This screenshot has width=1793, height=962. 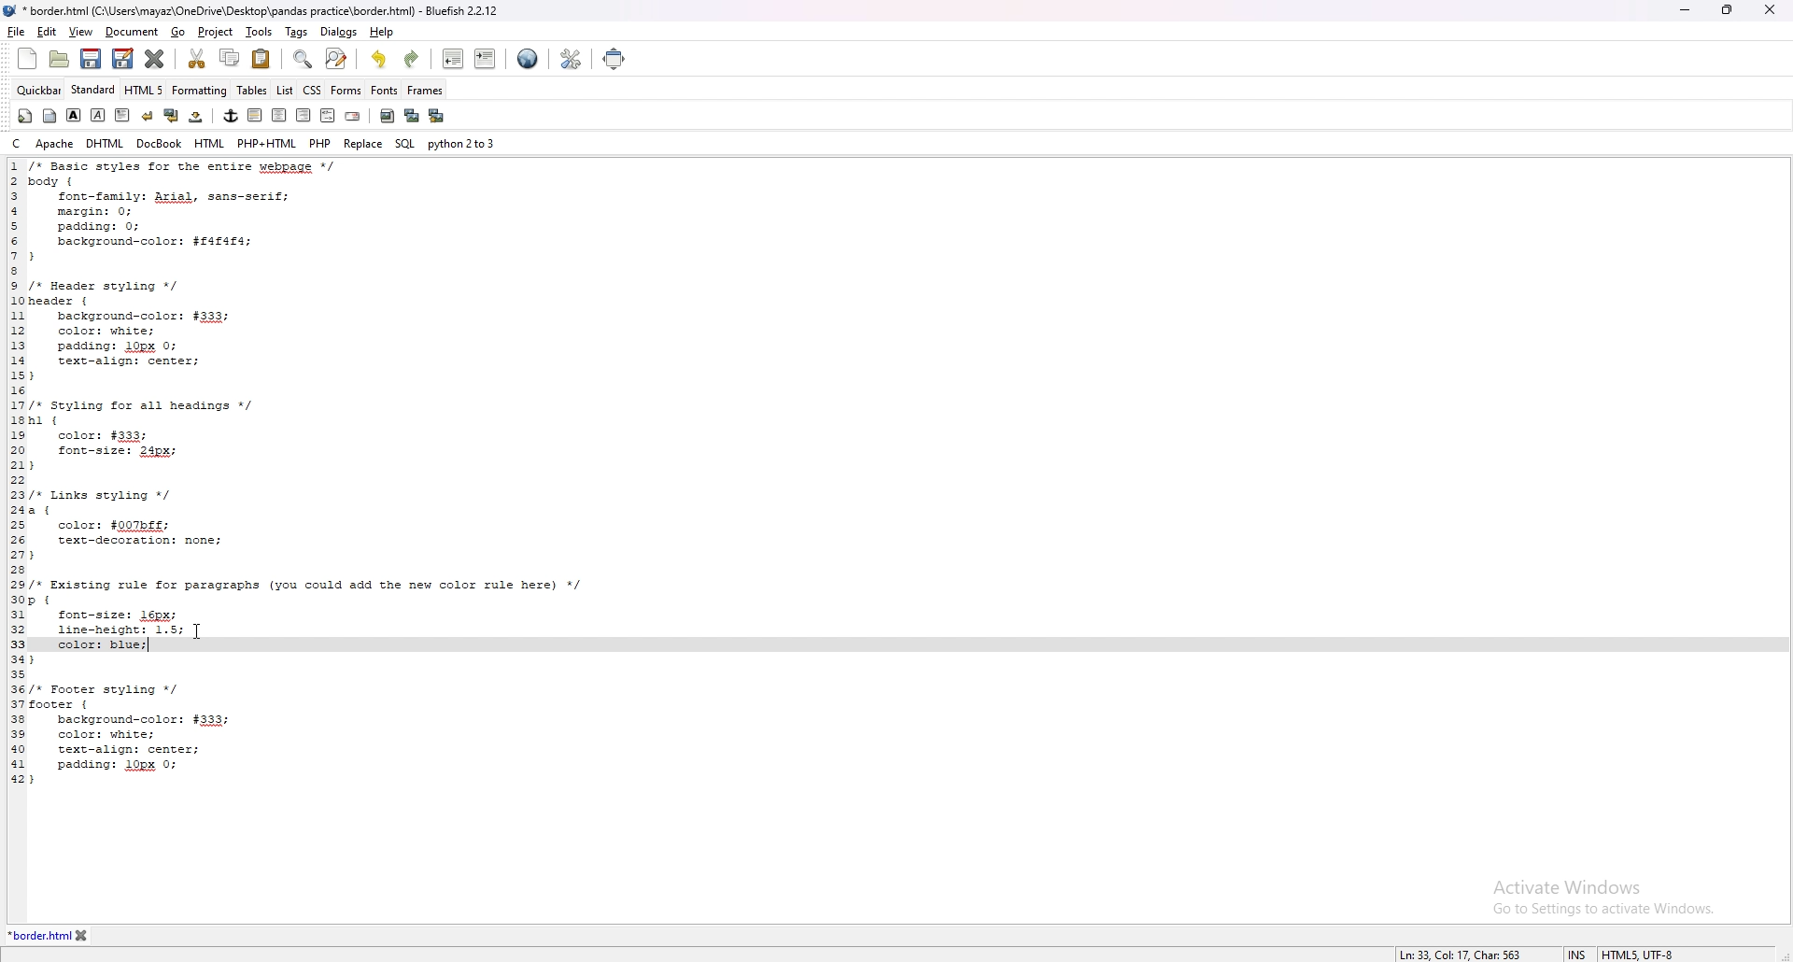 What do you see at coordinates (160, 143) in the screenshot?
I see `docbook` at bounding box center [160, 143].